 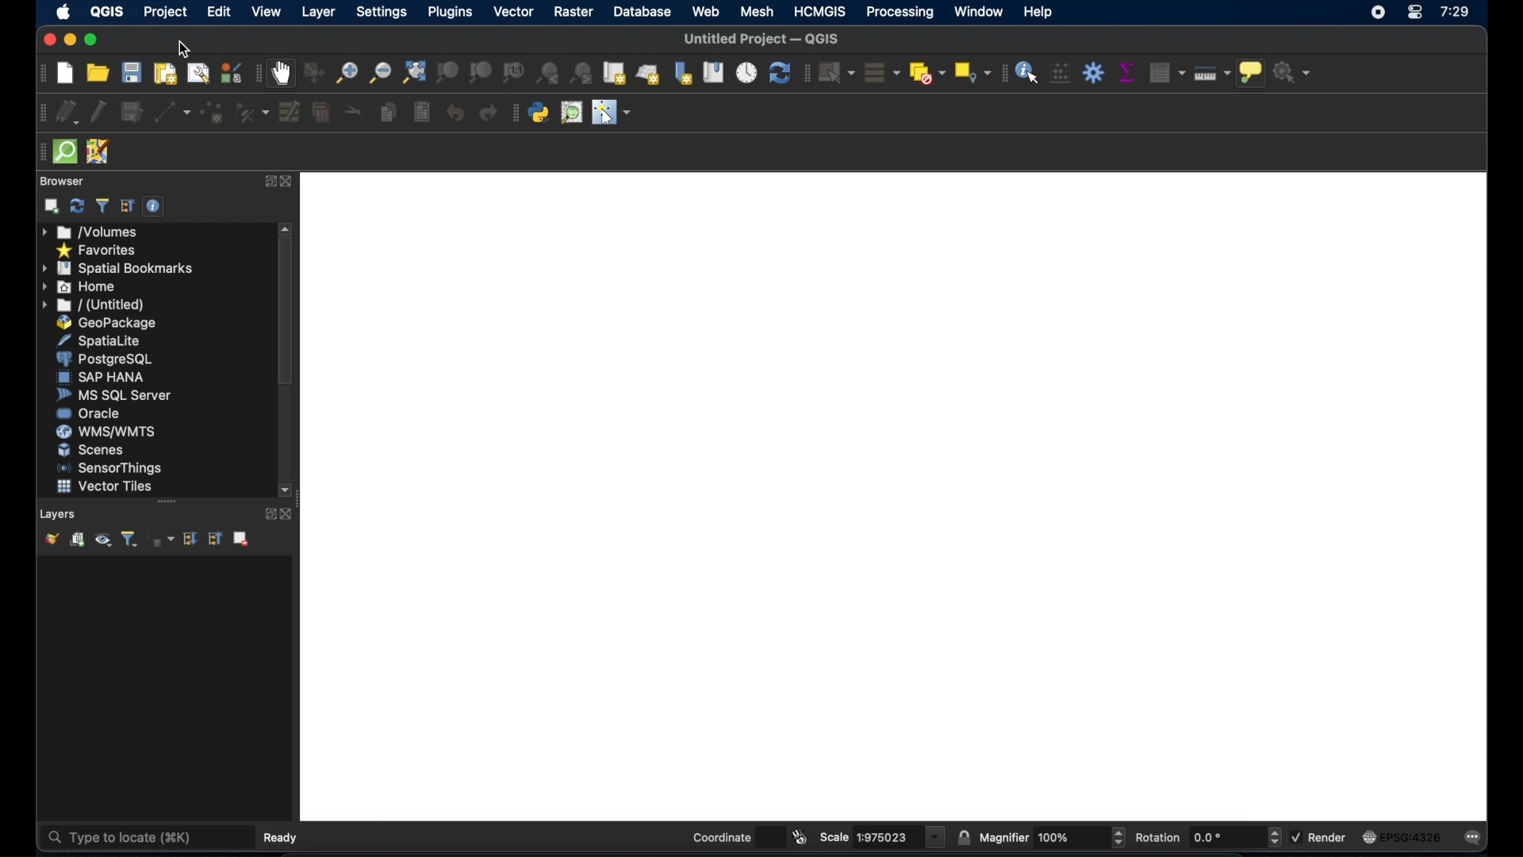 I want to click on magnifier value, so click(x=1072, y=837).